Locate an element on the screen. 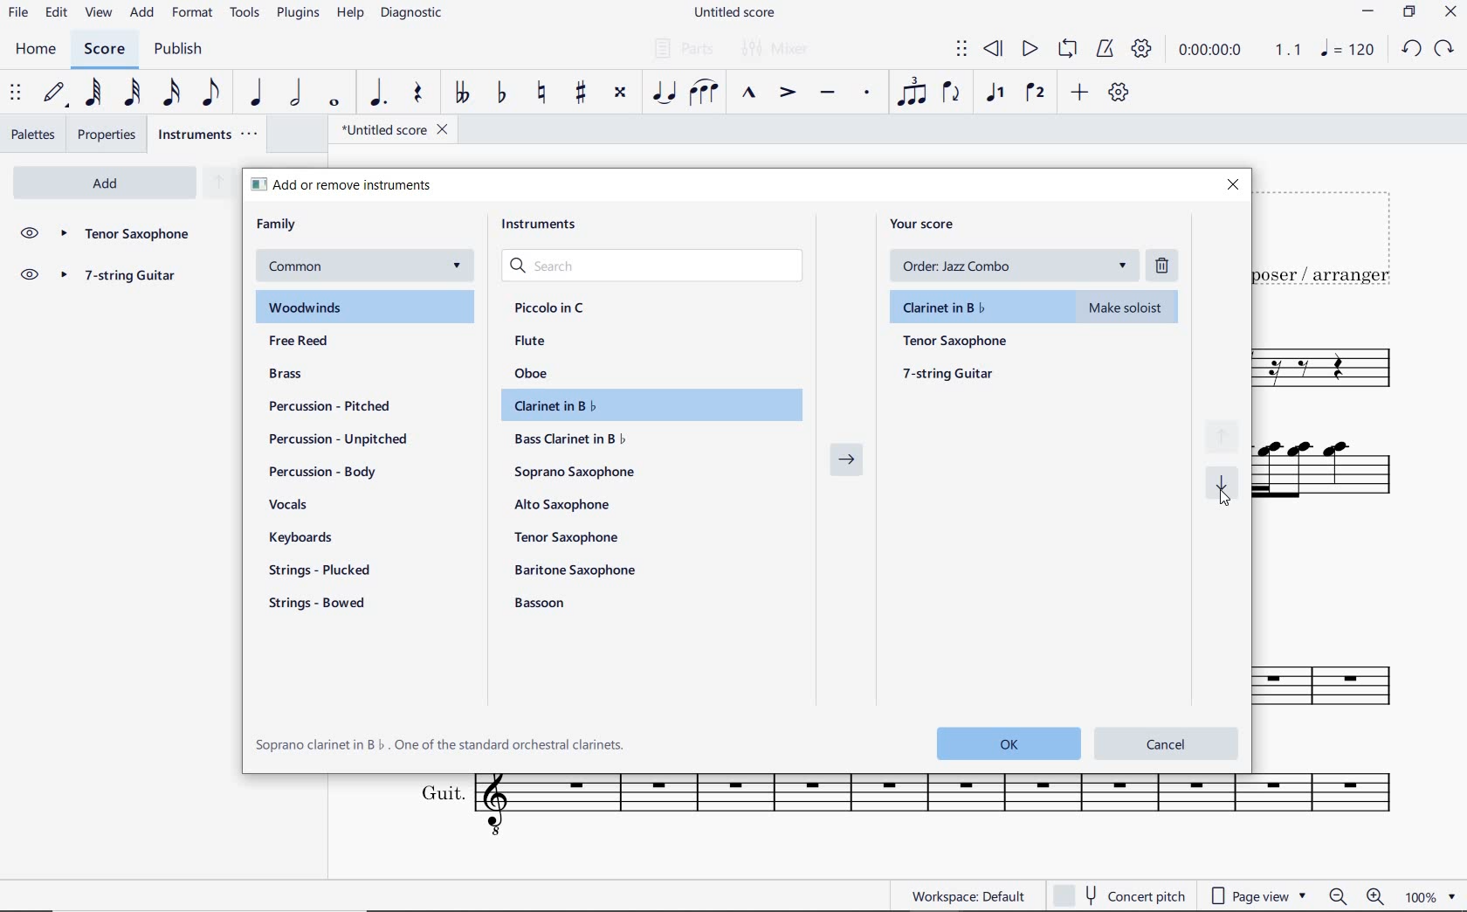 The image size is (1467, 912). CUSTOMIZE TOOLBAR is located at coordinates (1118, 93).